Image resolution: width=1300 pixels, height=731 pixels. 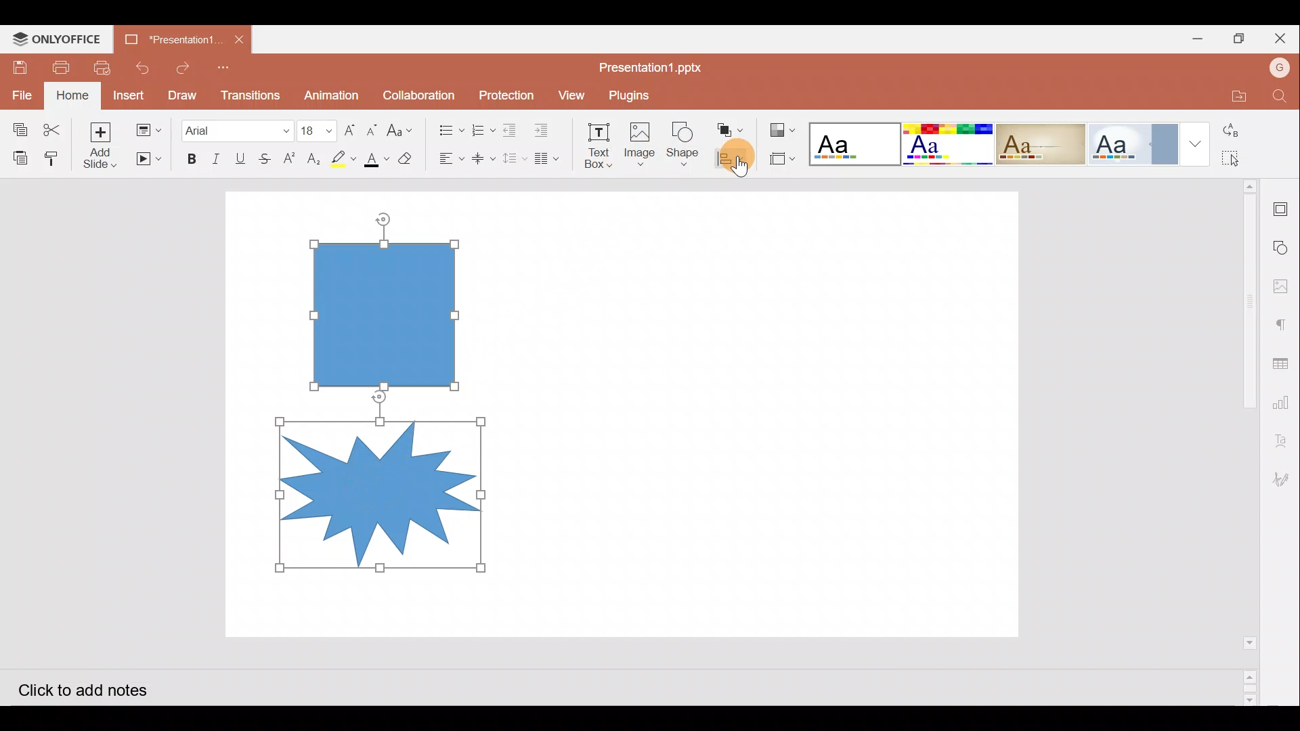 What do you see at coordinates (448, 158) in the screenshot?
I see `Horizontal align` at bounding box center [448, 158].